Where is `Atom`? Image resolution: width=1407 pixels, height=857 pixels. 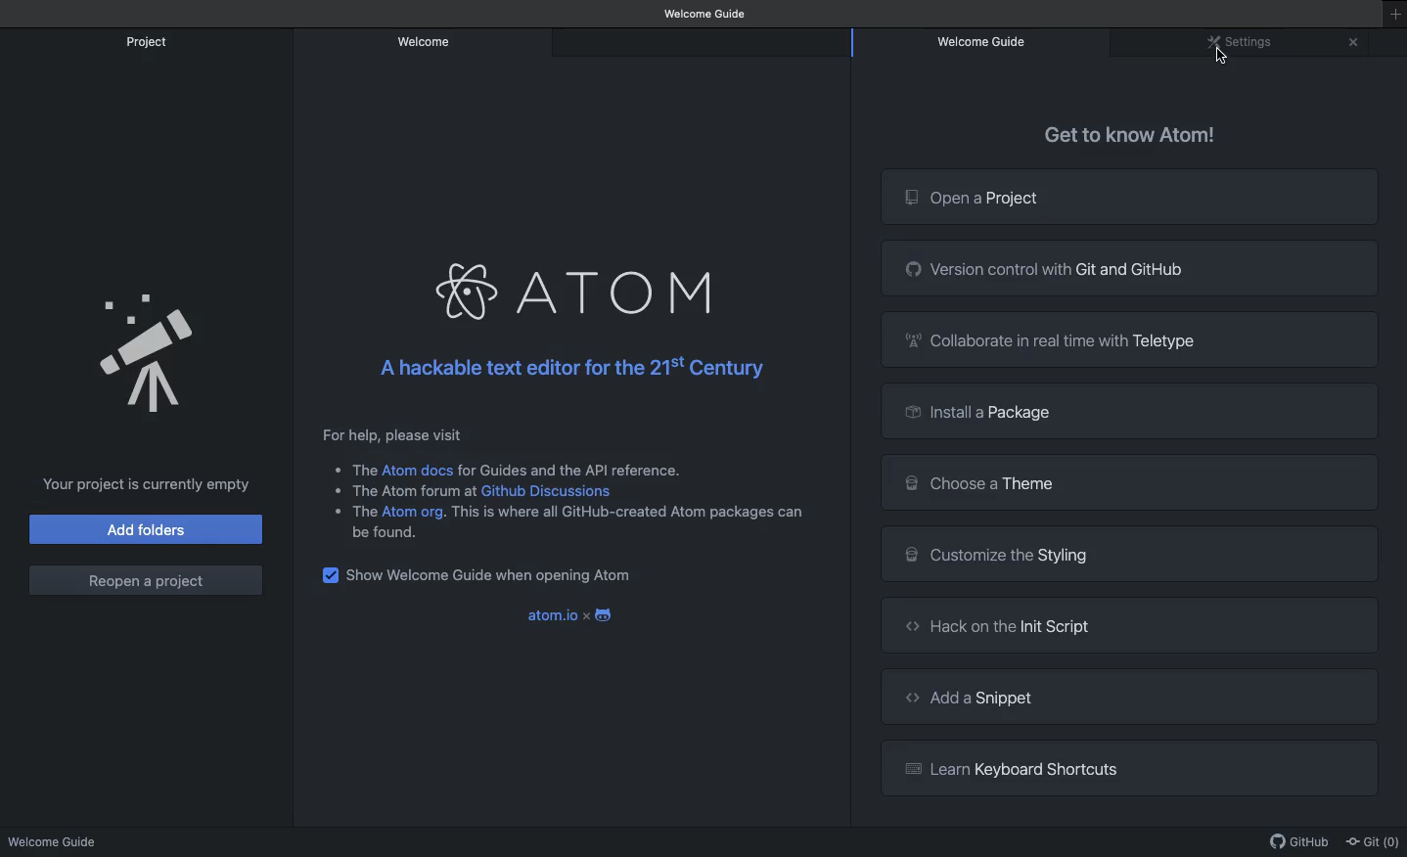 Atom is located at coordinates (621, 291).